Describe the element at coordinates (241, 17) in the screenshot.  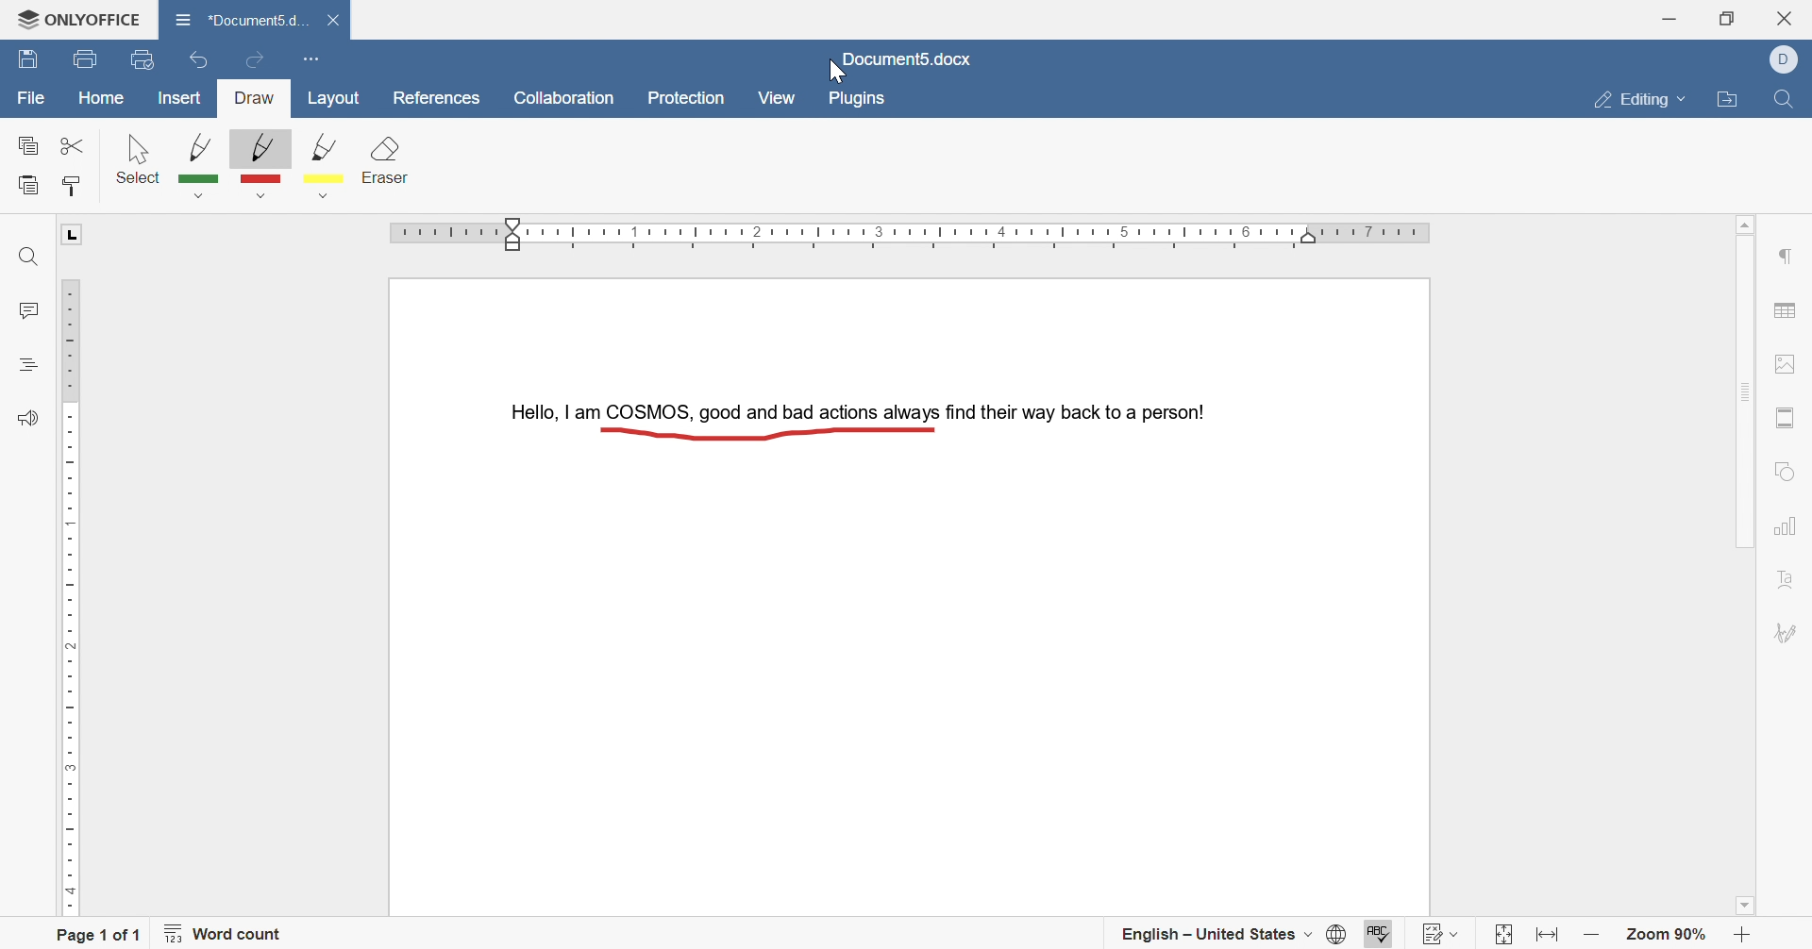
I see `*document5.docx` at that location.